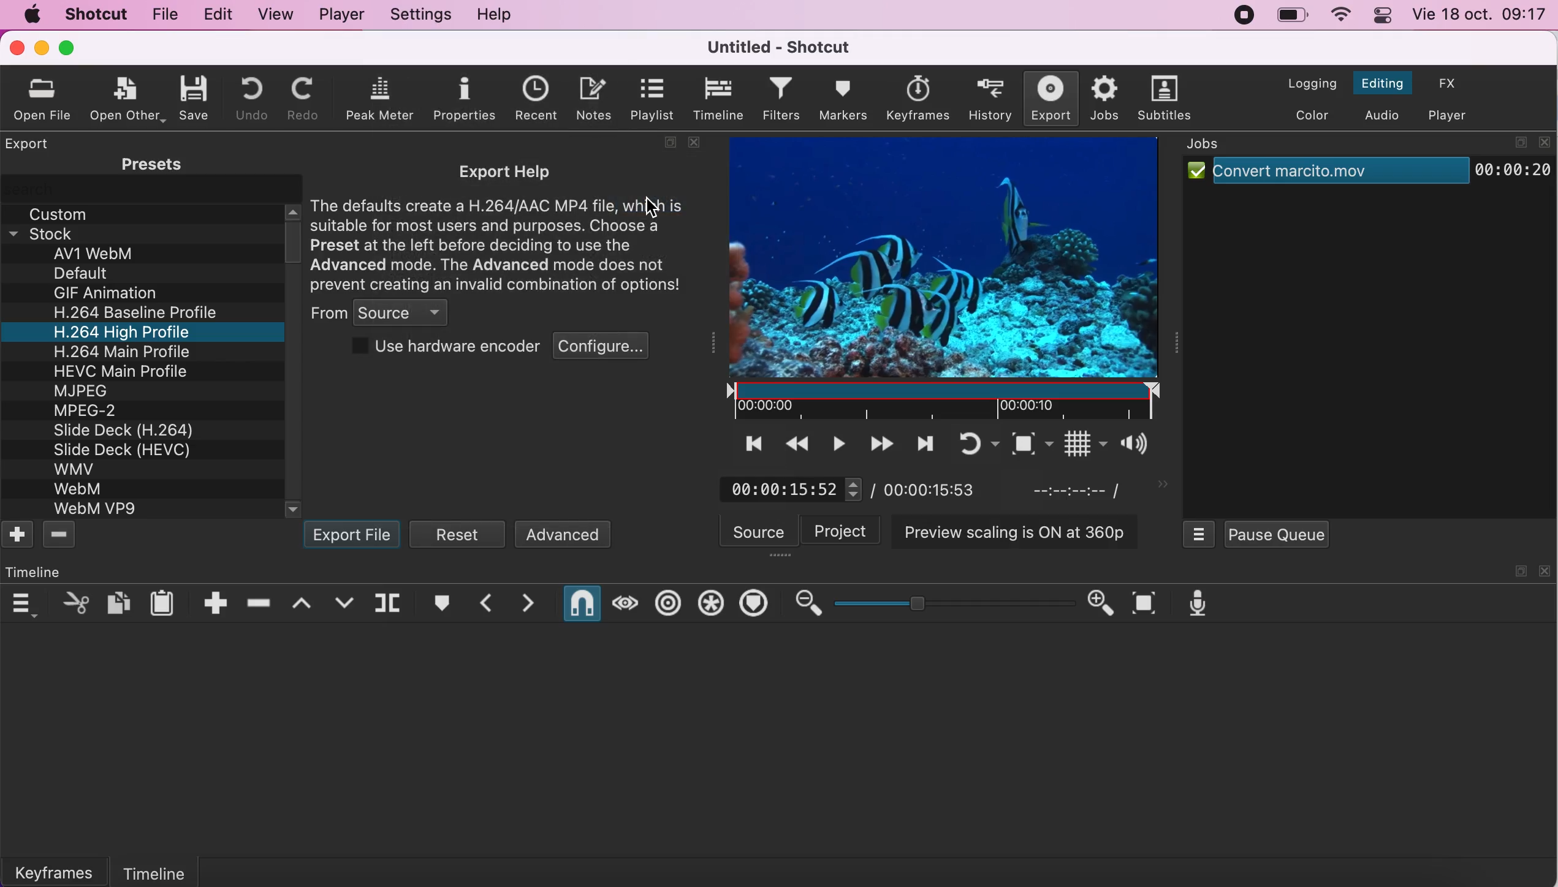 The height and width of the screenshot is (887, 1558). Describe the element at coordinates (747, 443) in the screenshot. I see `skip to the previous point` at that location.